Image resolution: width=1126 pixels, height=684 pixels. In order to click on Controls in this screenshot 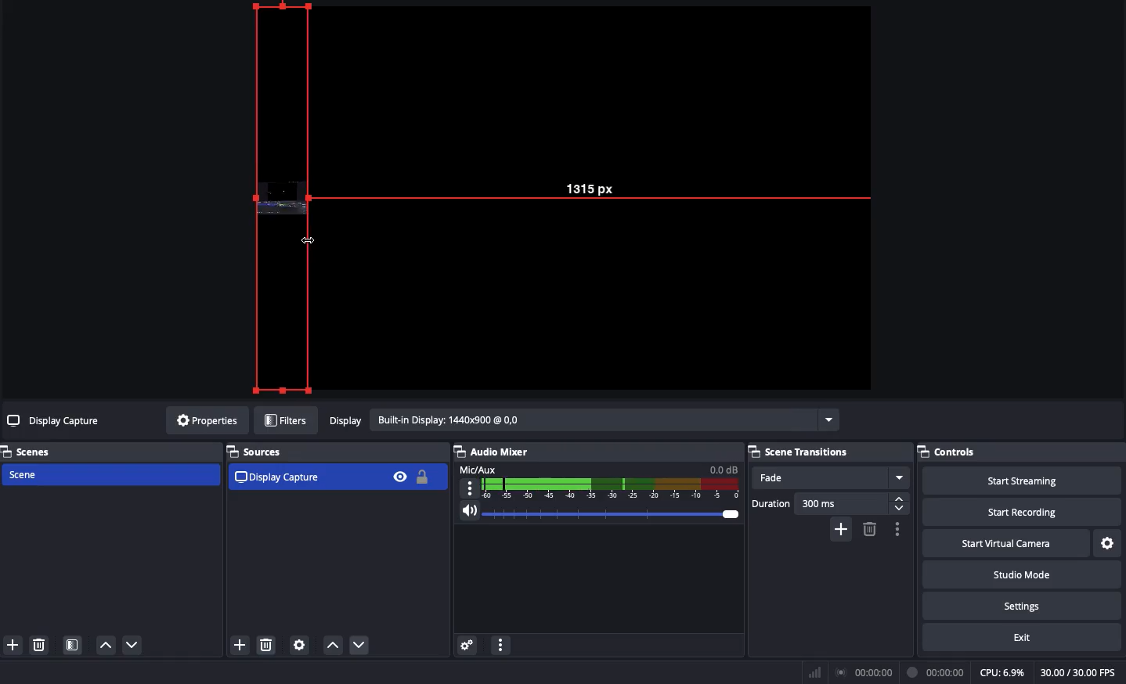, I will do `click(1021, 452)`.